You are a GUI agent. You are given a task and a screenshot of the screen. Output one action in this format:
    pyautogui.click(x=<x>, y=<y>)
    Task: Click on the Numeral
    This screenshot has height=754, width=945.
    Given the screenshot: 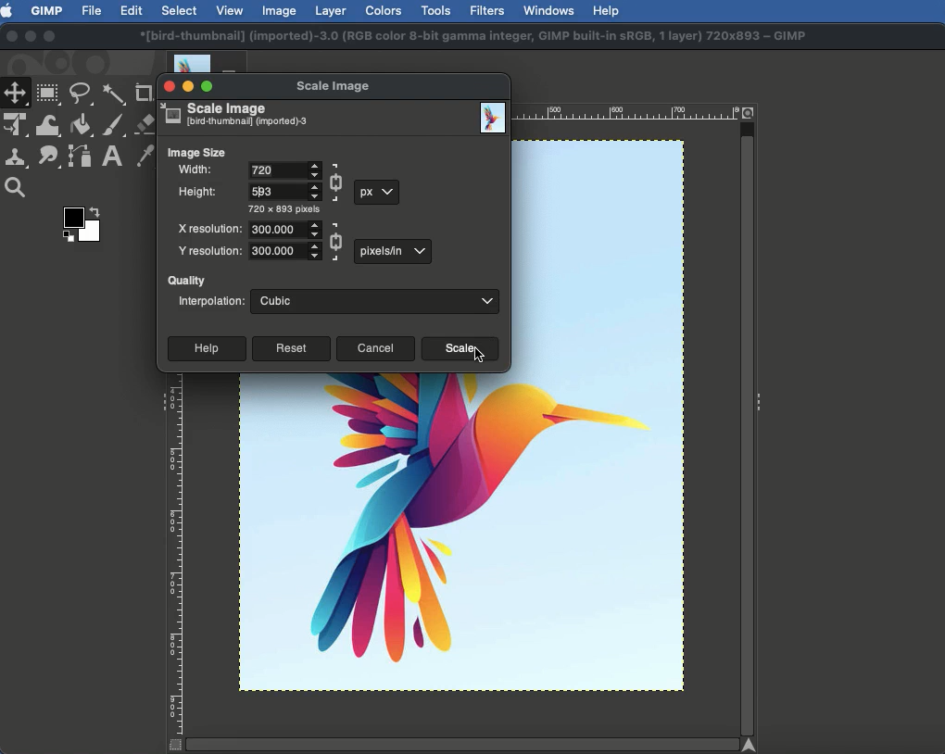 What is the action you would take?
    pyautogui.click(x=283, y=252)
    